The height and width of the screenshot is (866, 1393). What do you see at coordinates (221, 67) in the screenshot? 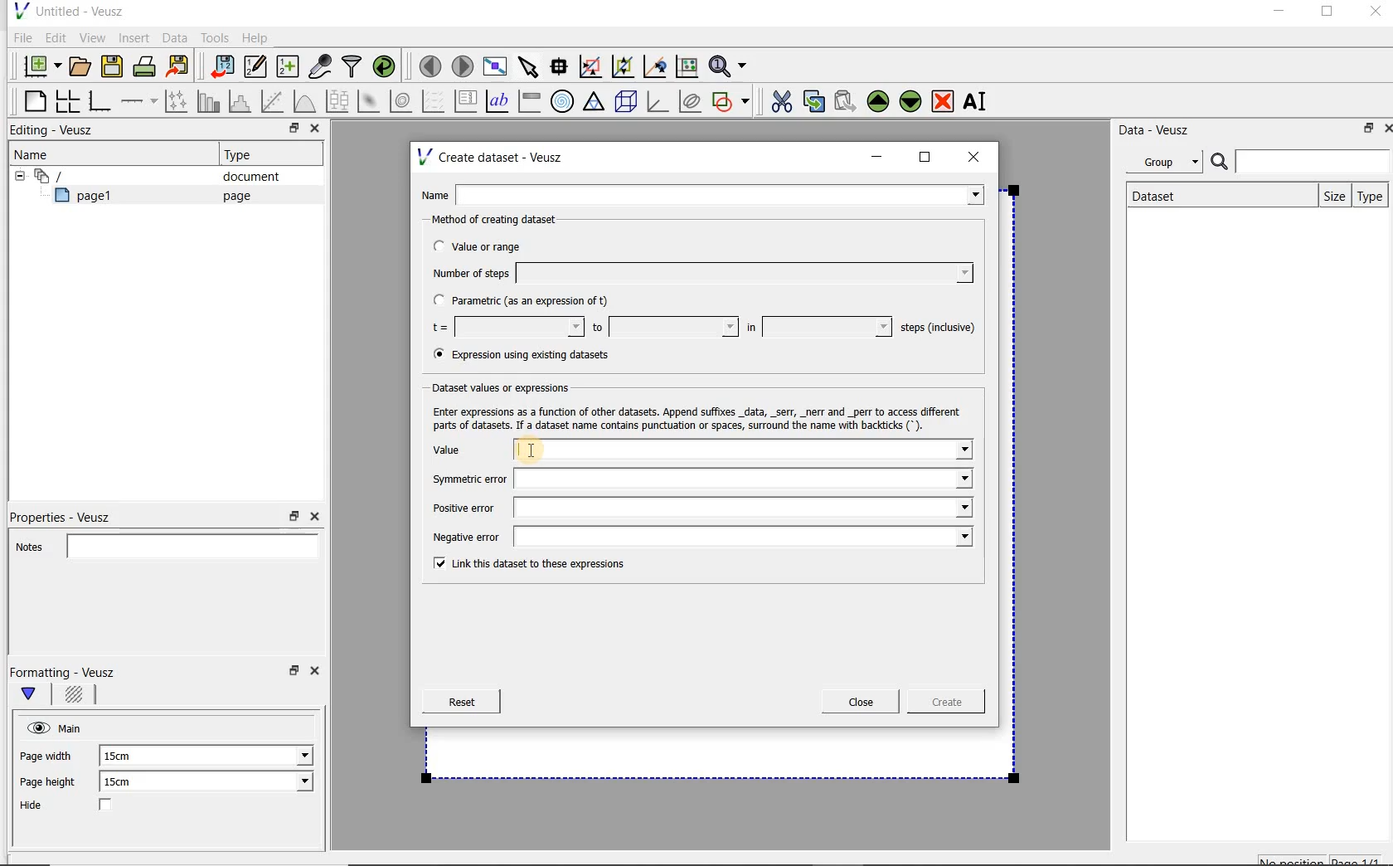
I see `import data into Veusz` at bounding box center [221, 67].